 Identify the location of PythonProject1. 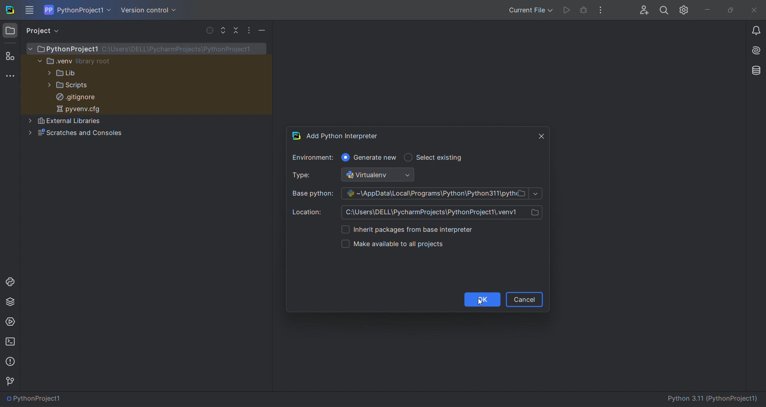
(36, 399).